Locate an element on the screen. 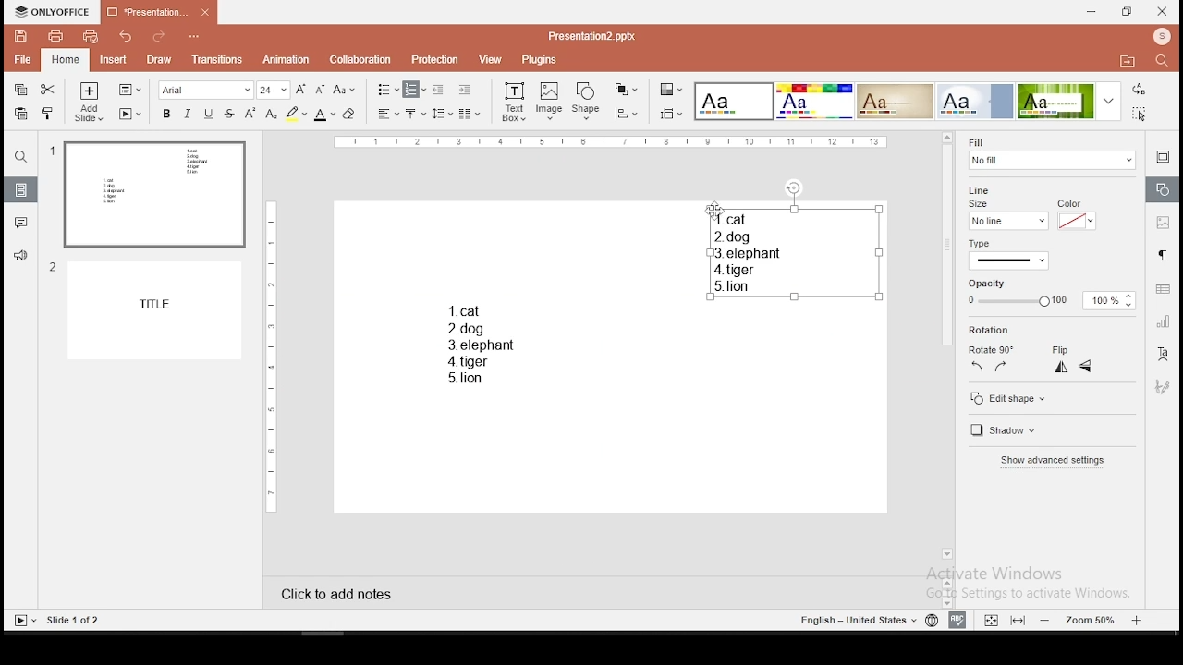 The width and height of the screenshot is (1183, 665). undo is located at coordinates (127, 37).